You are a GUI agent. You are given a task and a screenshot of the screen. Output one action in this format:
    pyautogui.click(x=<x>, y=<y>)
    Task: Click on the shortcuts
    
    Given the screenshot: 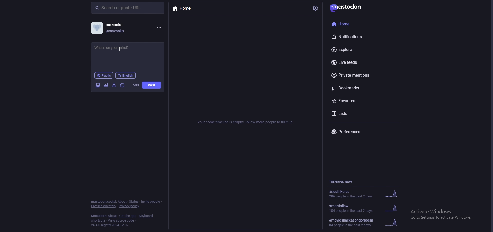 What is the action you would take?
    pyautogui.click(x=98, y=221)
    